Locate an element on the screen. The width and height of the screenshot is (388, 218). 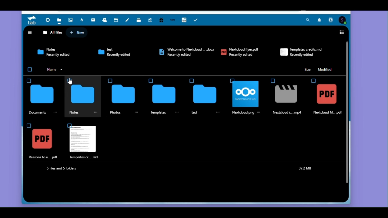
Contact search is located at coordinates (330, 20).